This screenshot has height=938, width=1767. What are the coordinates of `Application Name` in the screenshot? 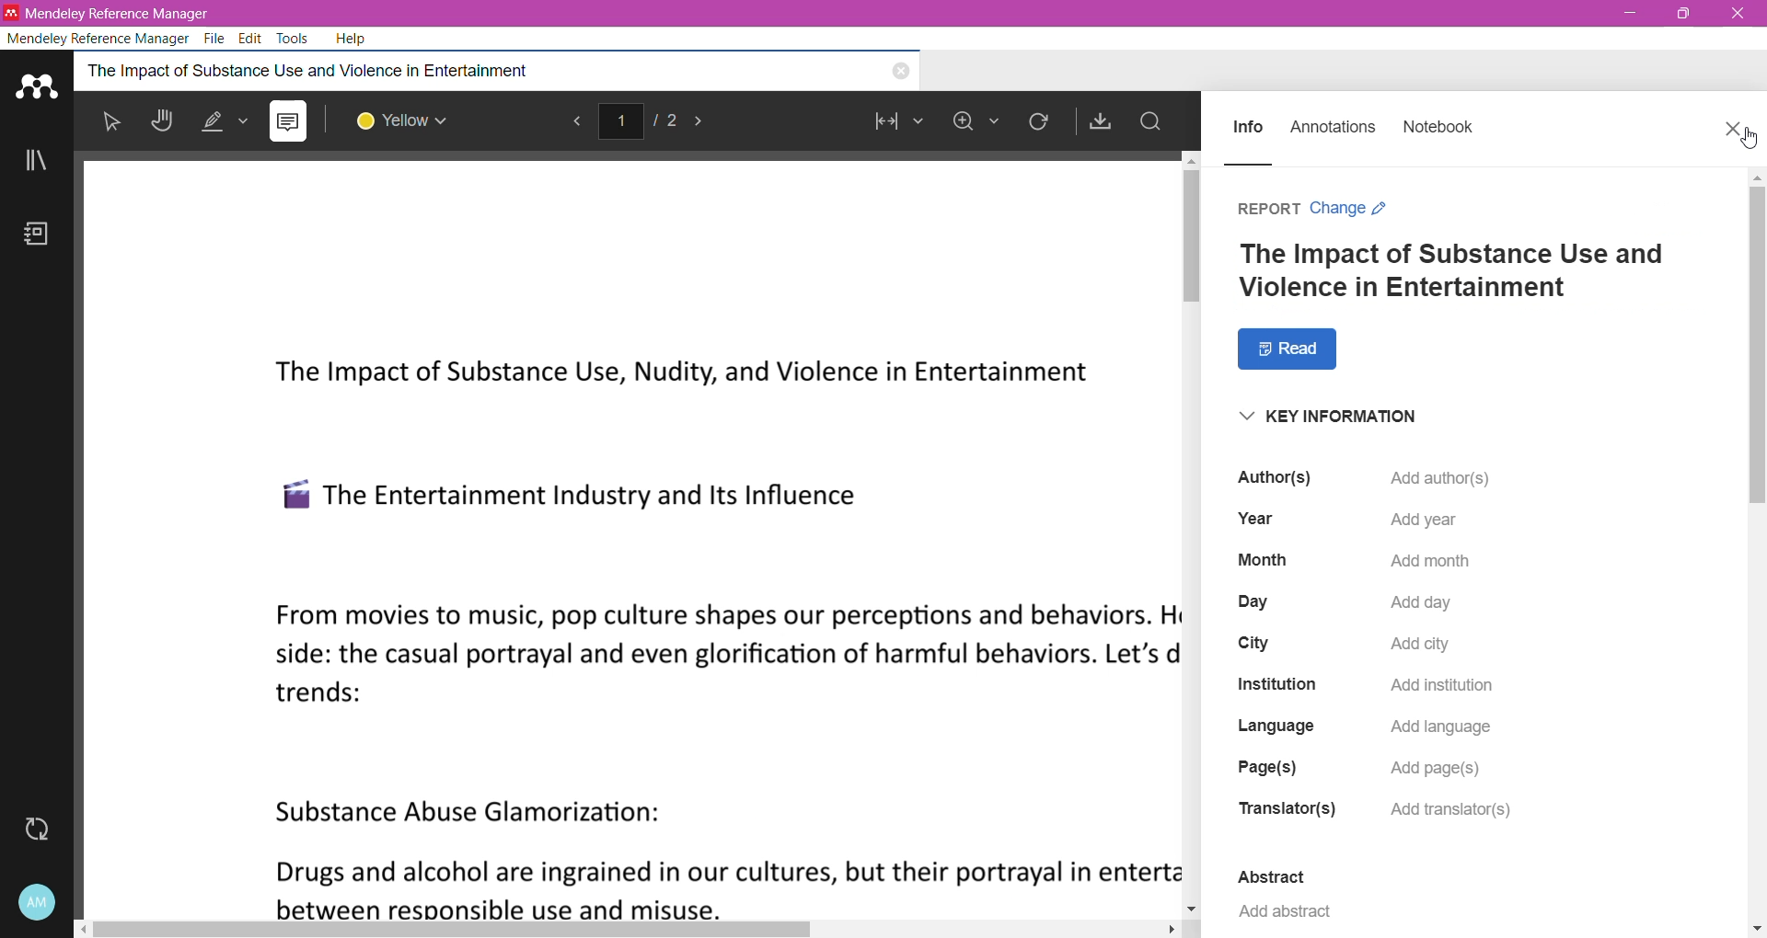 It's located at (116, 12).